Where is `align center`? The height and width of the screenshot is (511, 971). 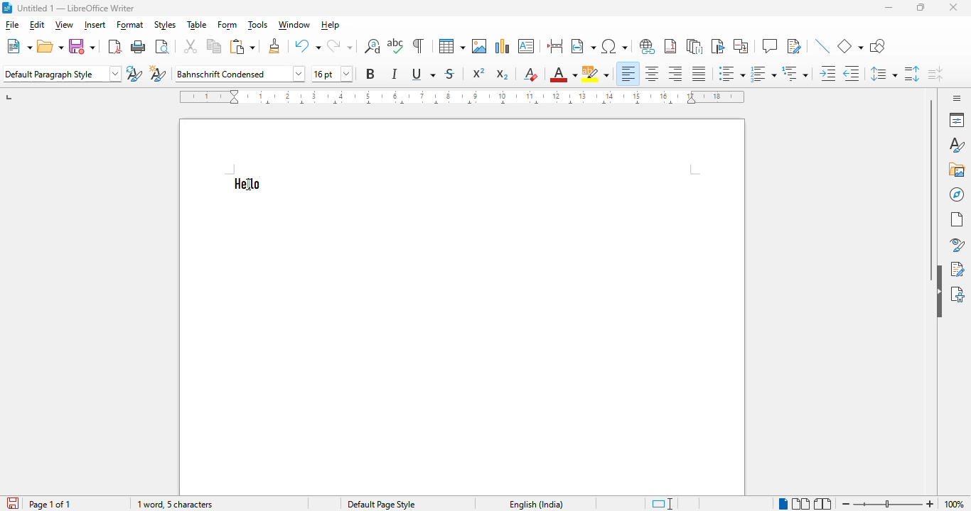 align center is located at coordinates (652, 73).